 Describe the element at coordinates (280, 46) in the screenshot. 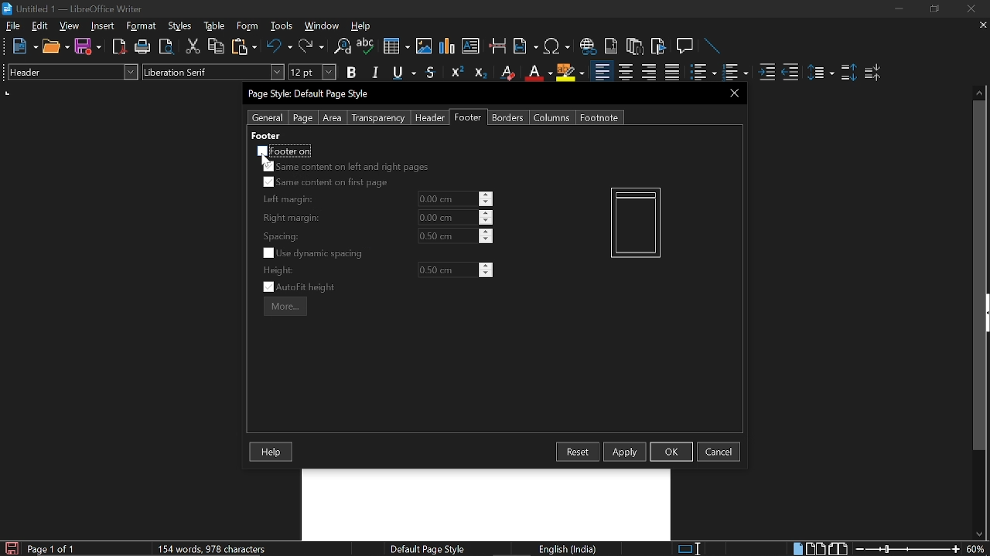

I see `Undo` at that location.